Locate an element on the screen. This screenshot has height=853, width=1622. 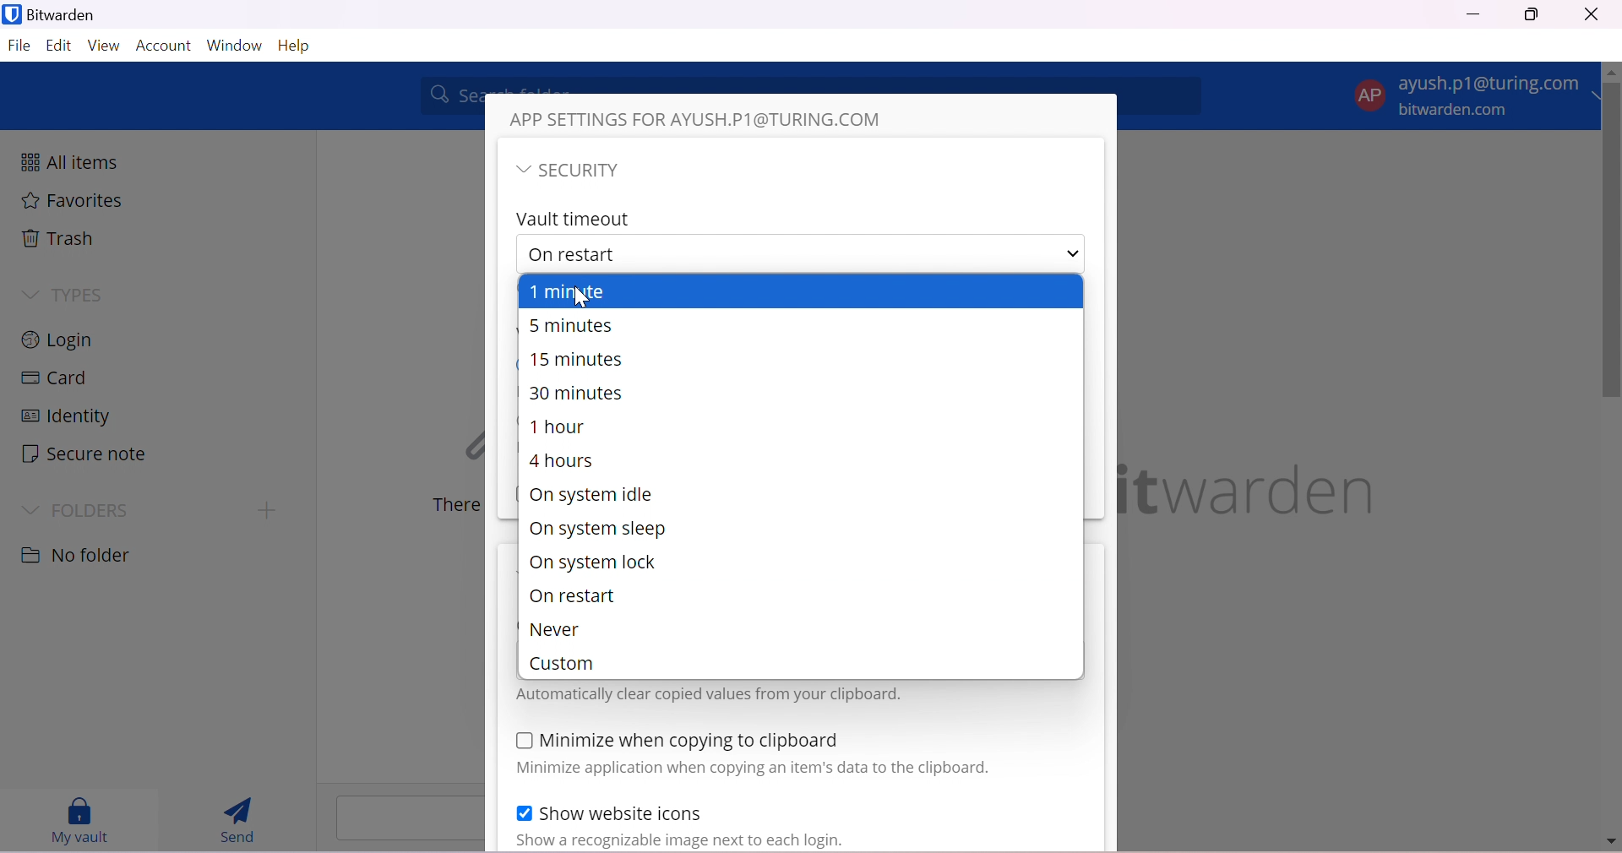
All items is located at coordinates (69, 160).